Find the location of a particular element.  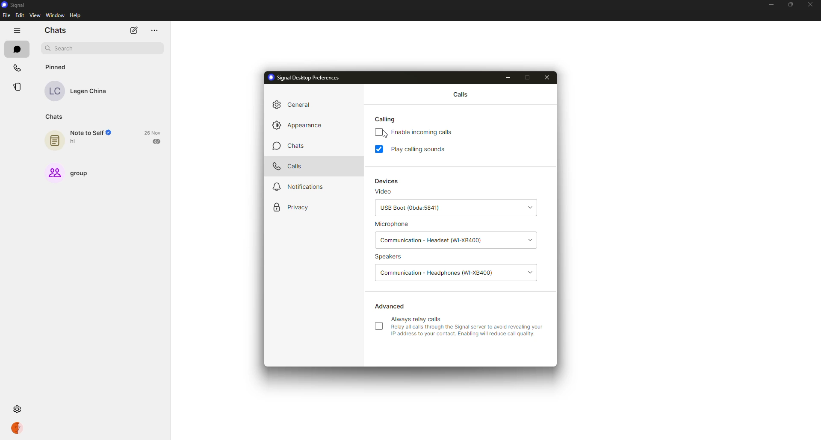

contact is located at coordinates (76, 91).